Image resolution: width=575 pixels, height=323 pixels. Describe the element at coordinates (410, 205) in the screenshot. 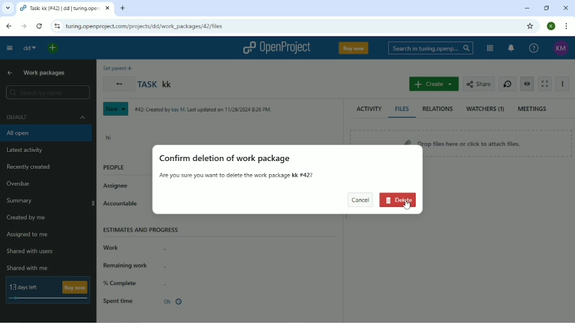

I see `cursor` at that location.